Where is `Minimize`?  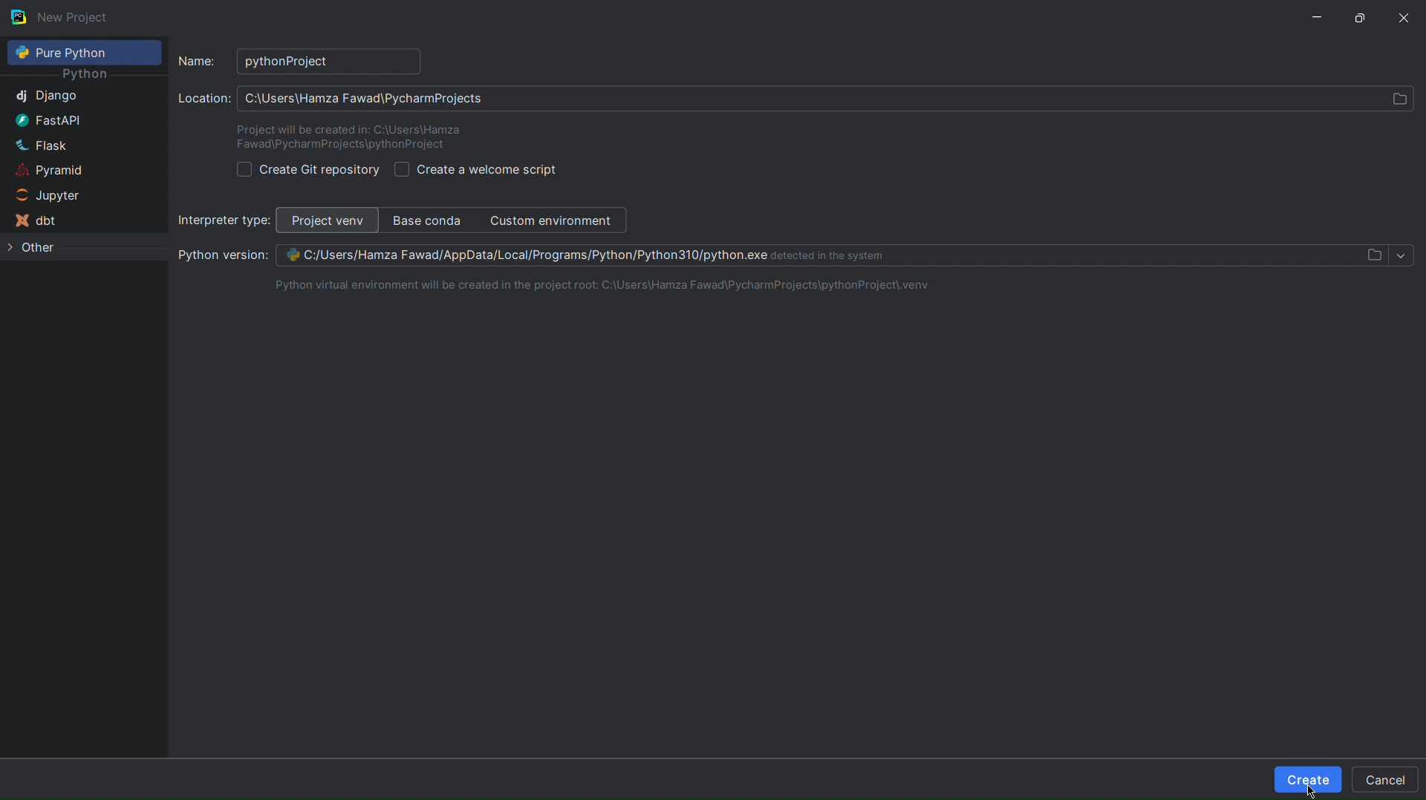
Minimize is located at coordinates (1318, 16).